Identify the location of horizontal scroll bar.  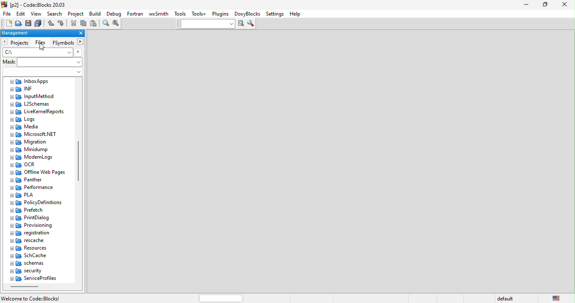
(220, 298).